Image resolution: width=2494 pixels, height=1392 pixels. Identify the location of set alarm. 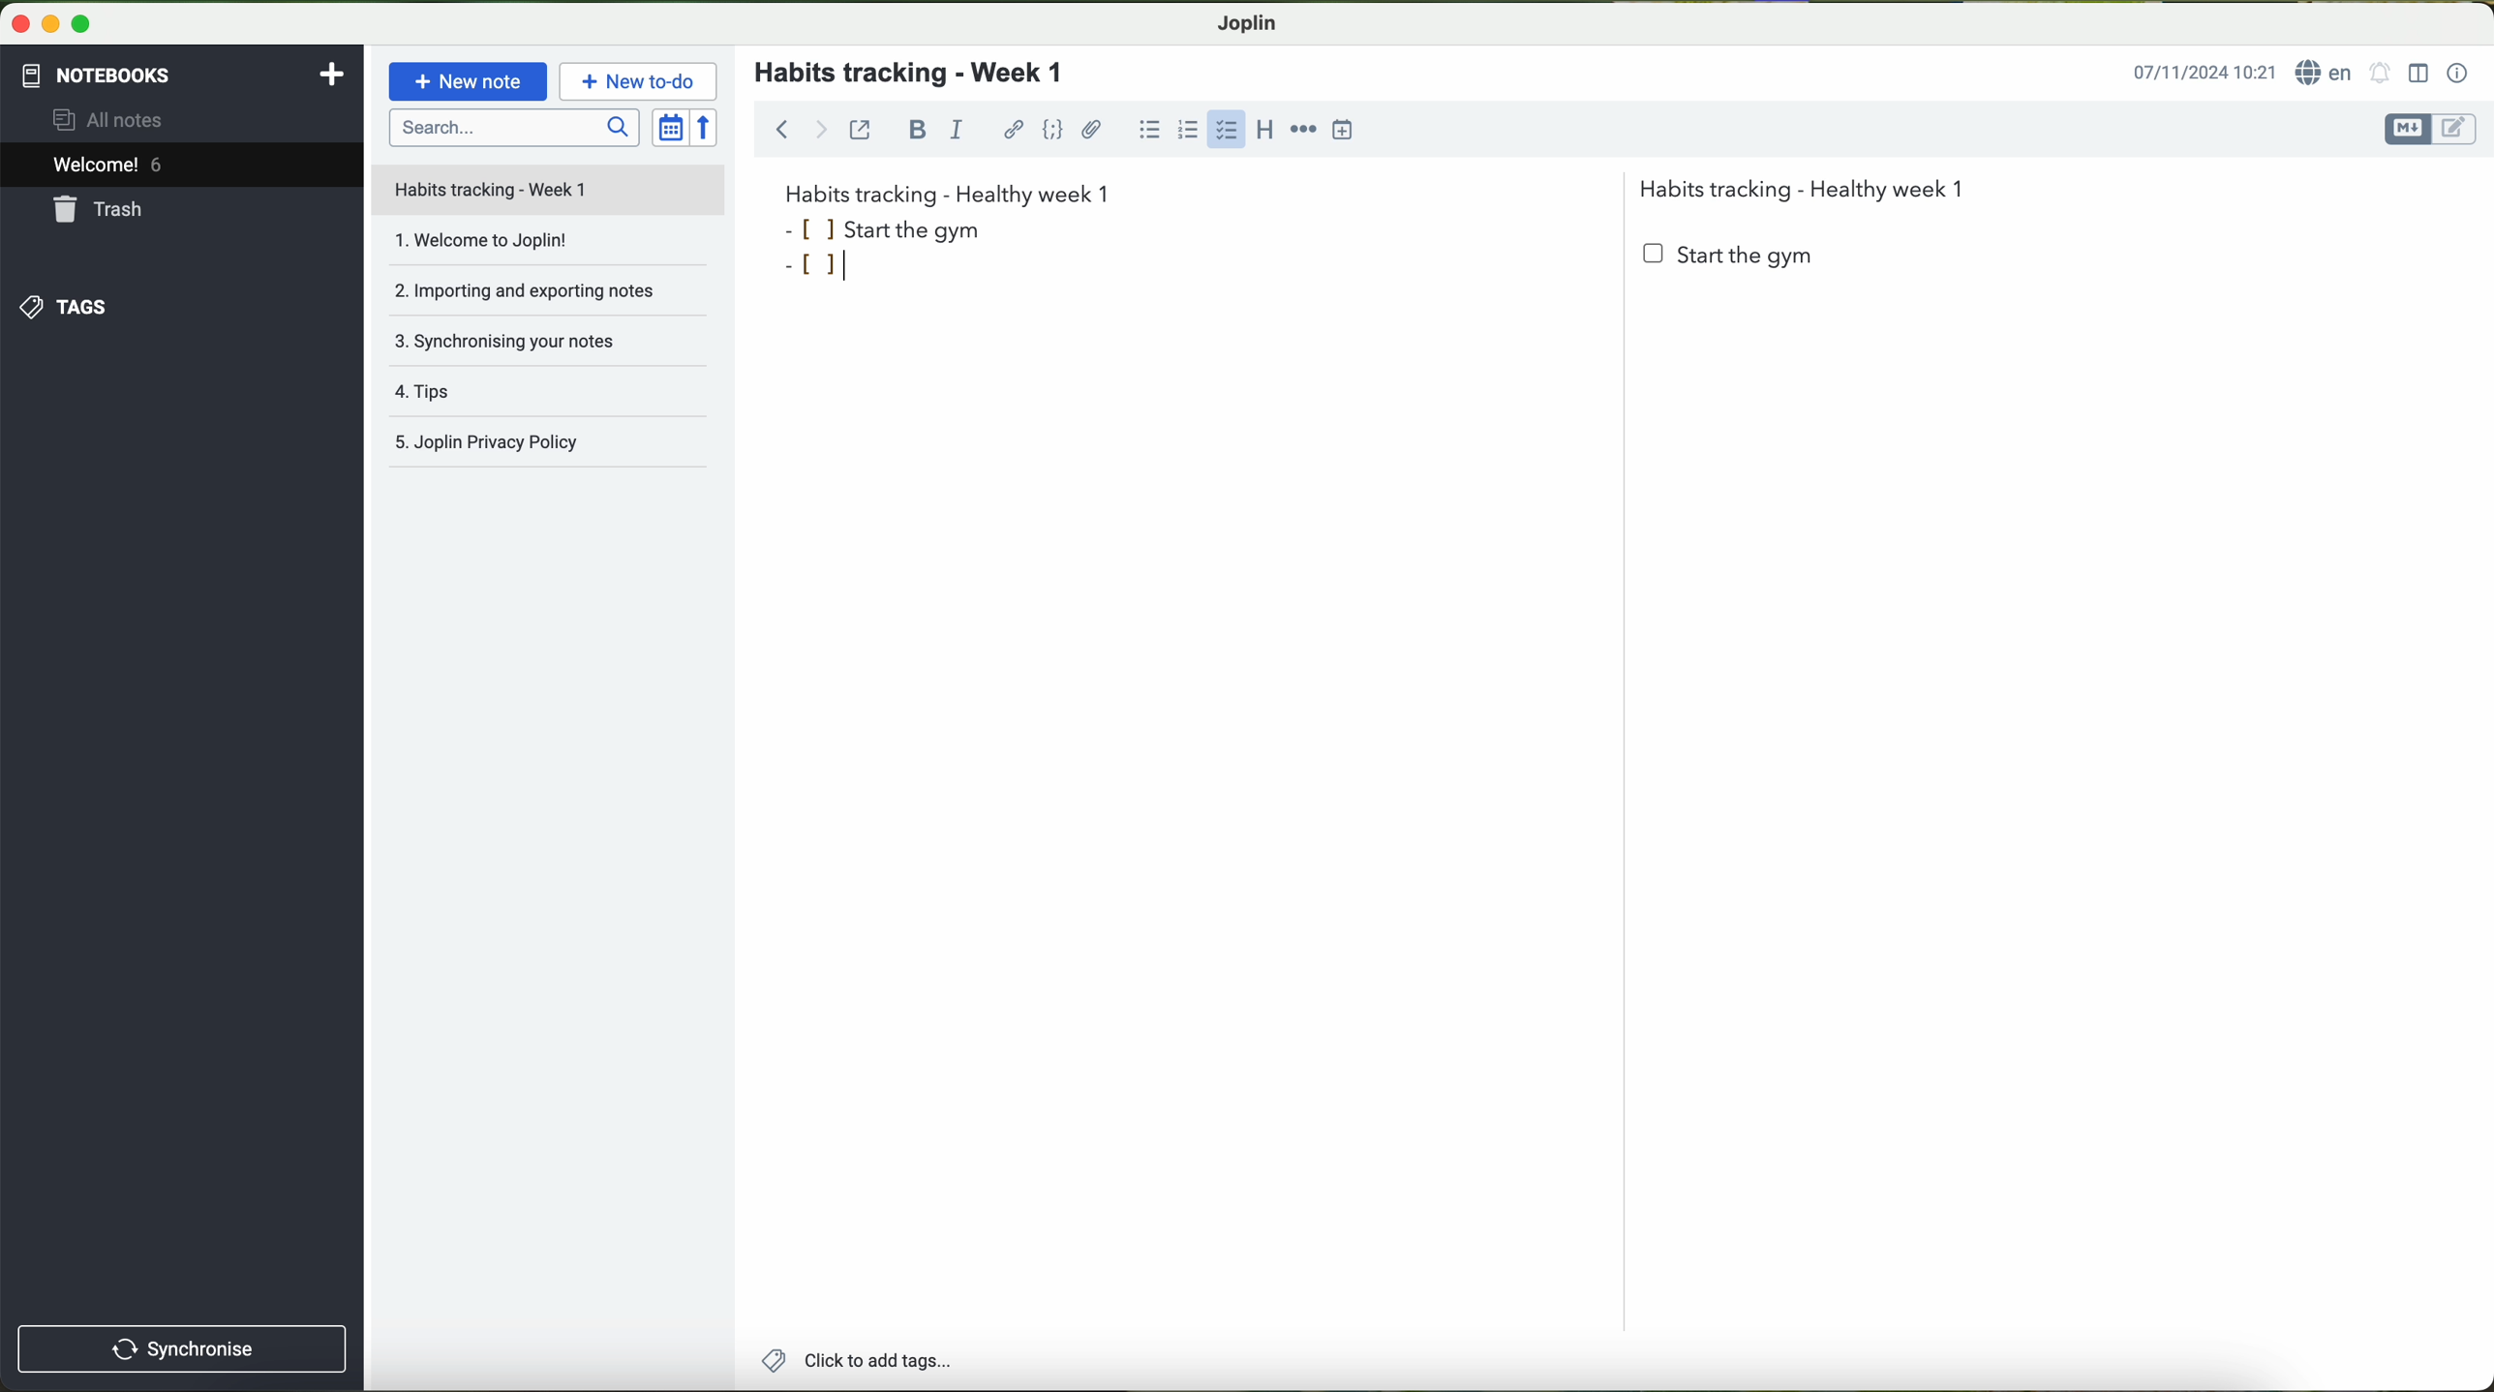
(2381, 72).